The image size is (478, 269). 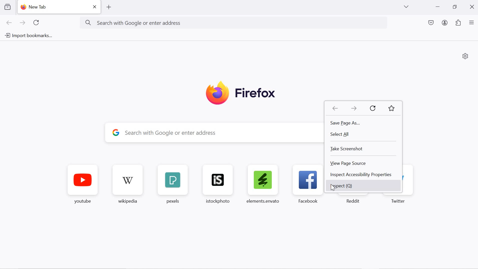 I want to click on Take screenshot, so click(x=364, y=149).